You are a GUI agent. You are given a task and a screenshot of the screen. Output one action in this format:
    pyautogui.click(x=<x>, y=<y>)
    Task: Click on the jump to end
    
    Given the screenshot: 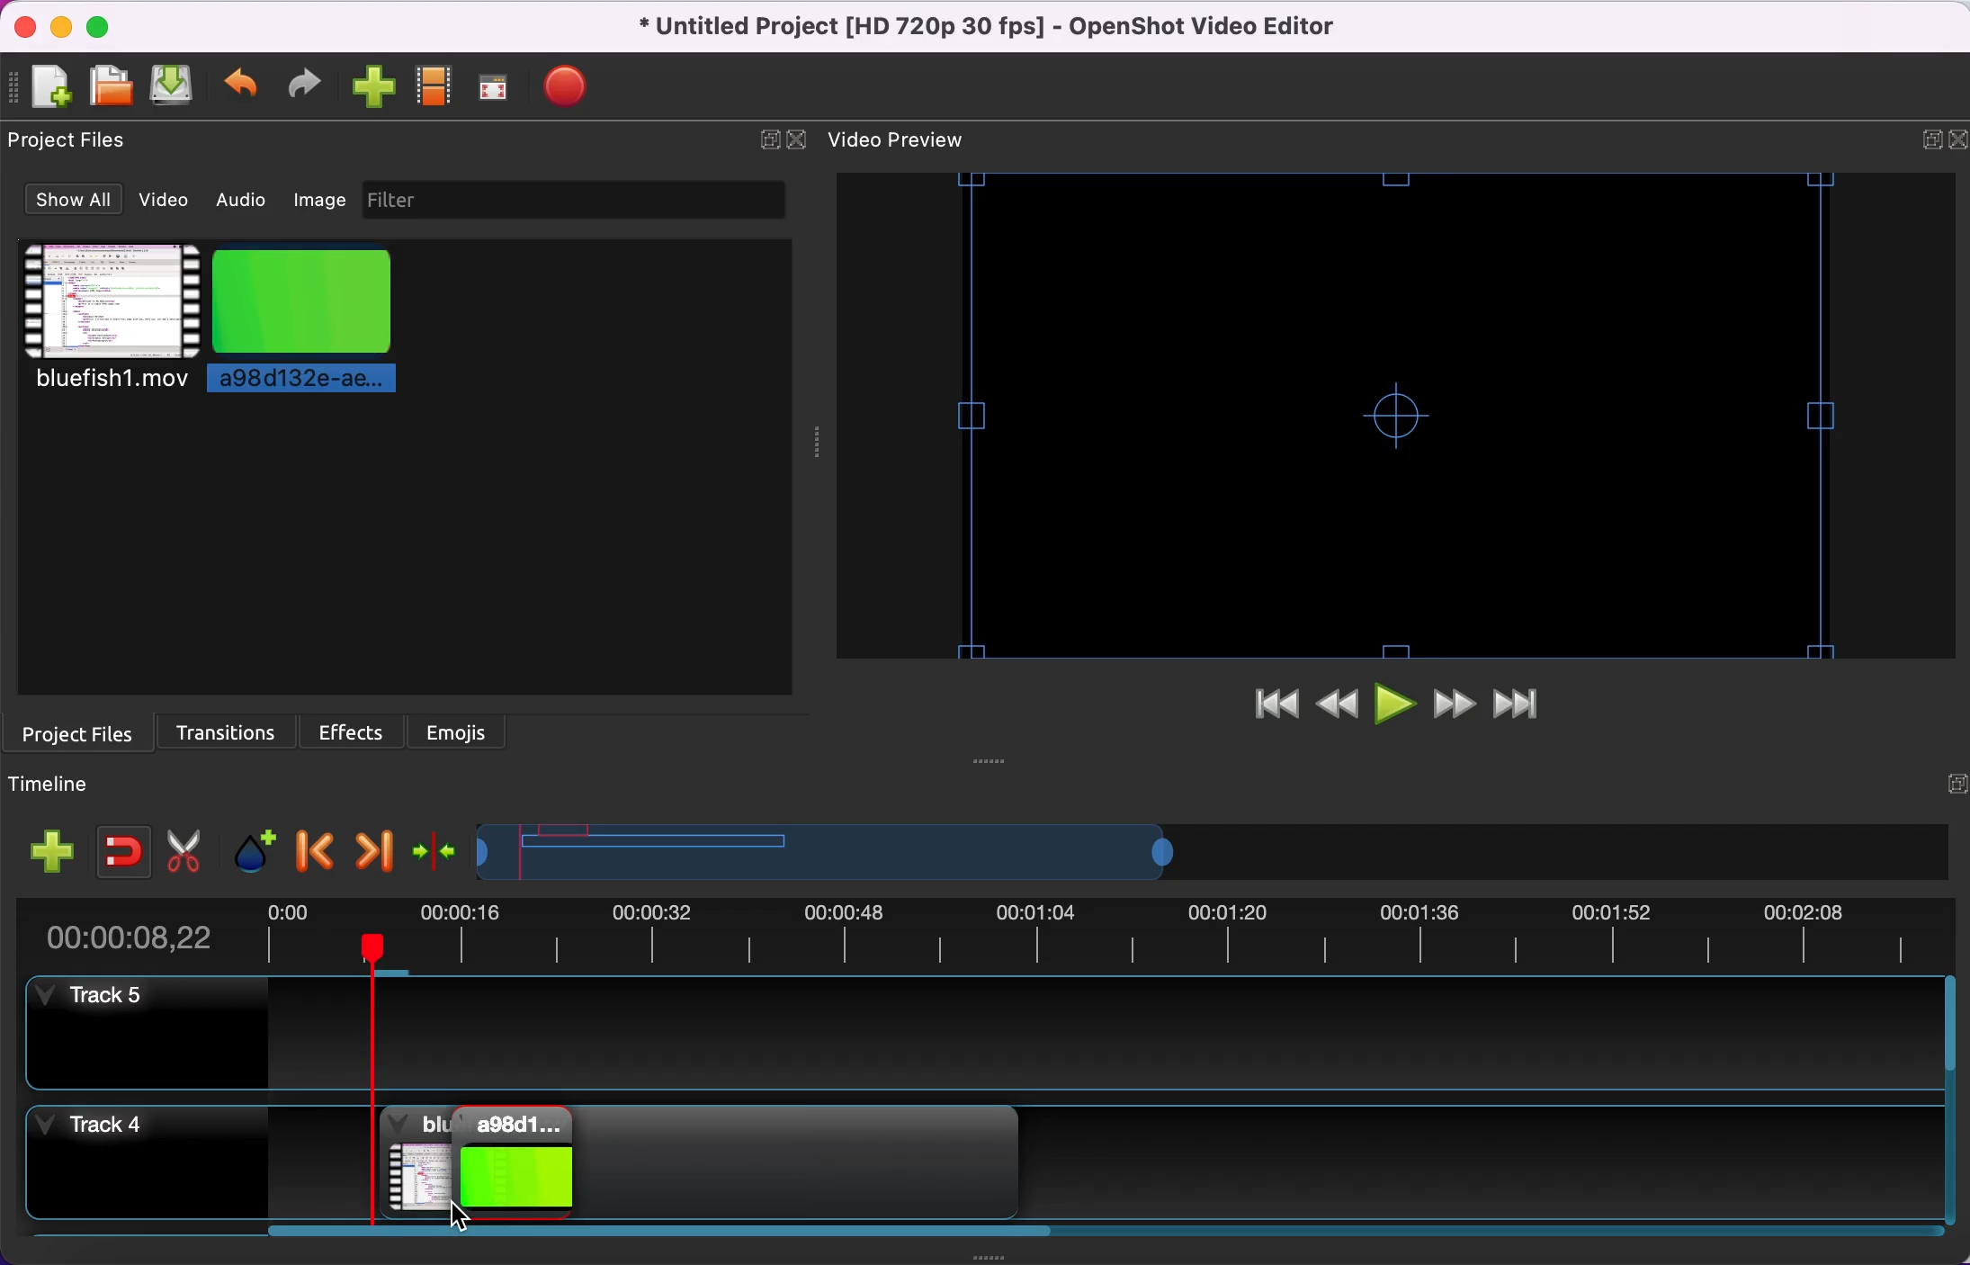 What is the action you would take?
    pyautogui.click(x=1536, y=705)
    